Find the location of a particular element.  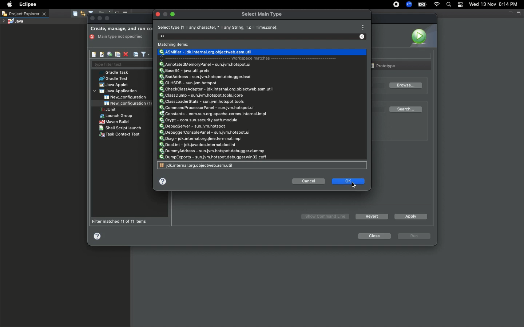

New_configuration (1) is located at coordinates (127, 103).